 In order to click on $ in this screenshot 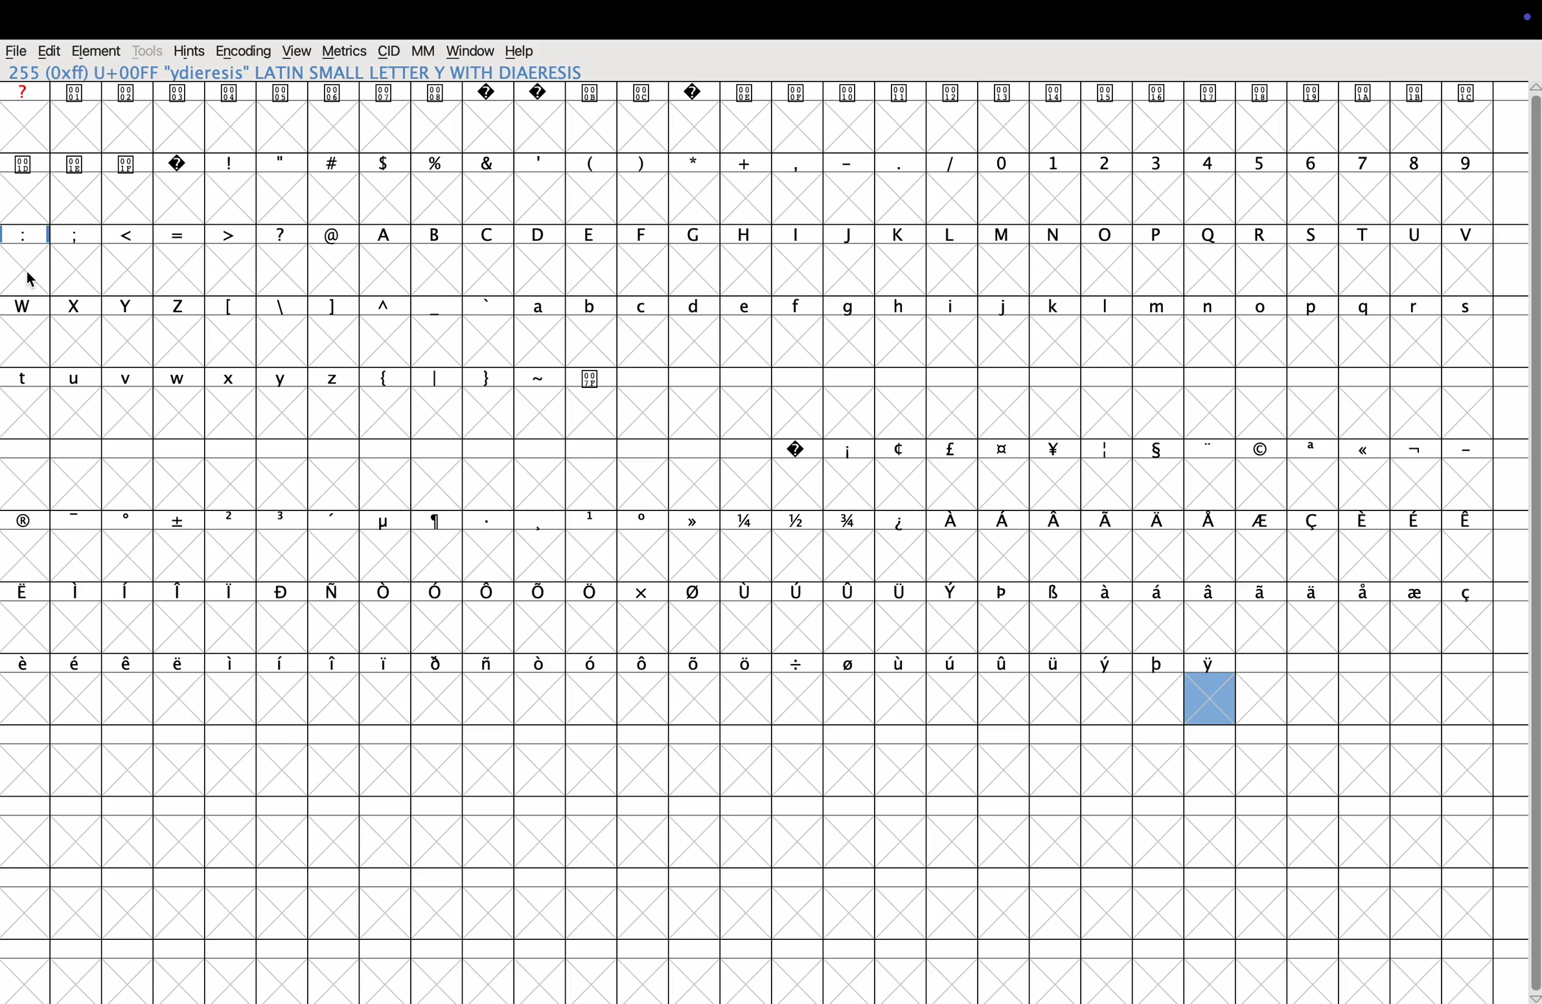, I will do `click(382, 187)`.